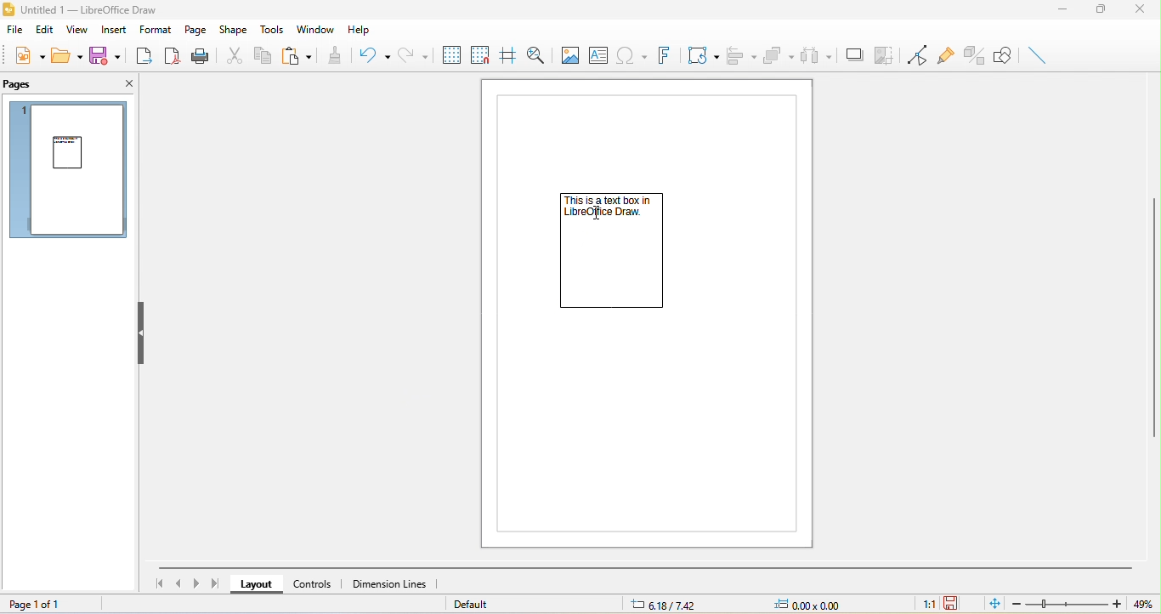  Describe the element at coordinates (116, 31) in the screenshot. I see `insert` at that location.